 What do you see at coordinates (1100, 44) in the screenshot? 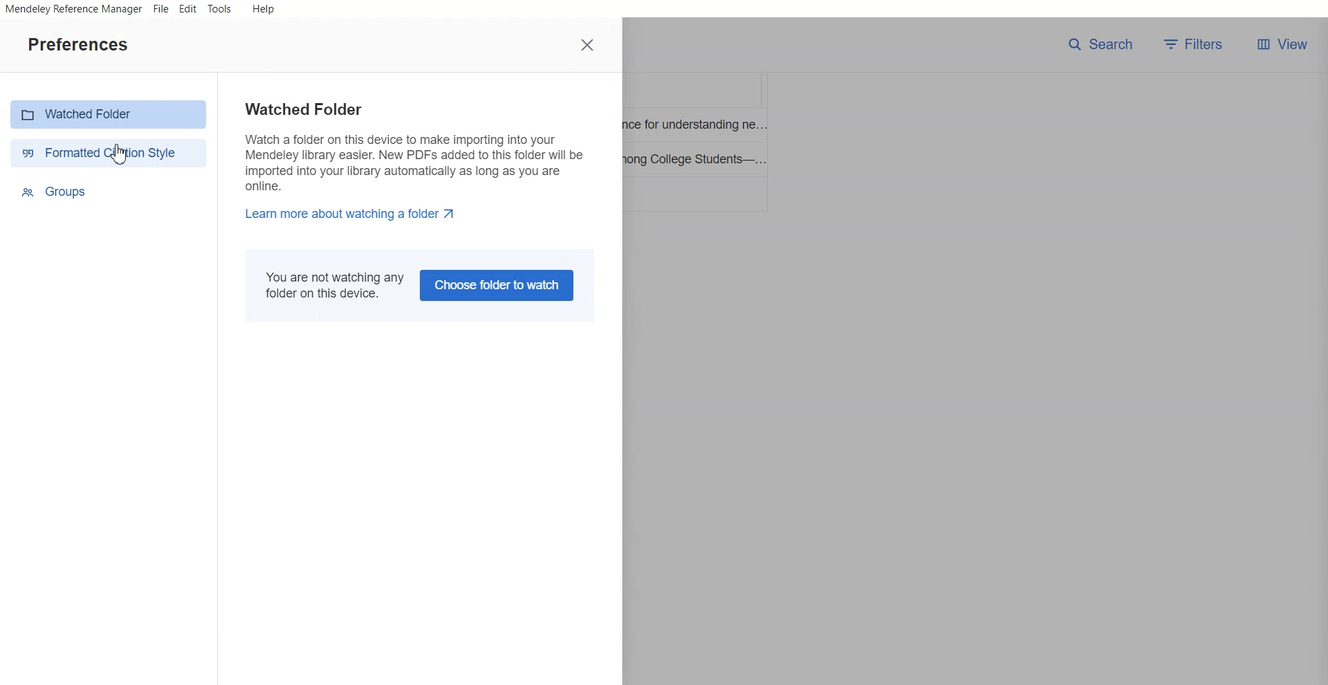
I see `Search` at bounding box center [1100, 44].